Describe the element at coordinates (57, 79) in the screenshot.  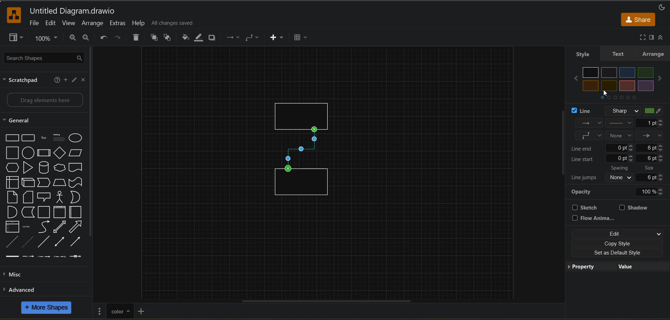
I see `help` at that location.